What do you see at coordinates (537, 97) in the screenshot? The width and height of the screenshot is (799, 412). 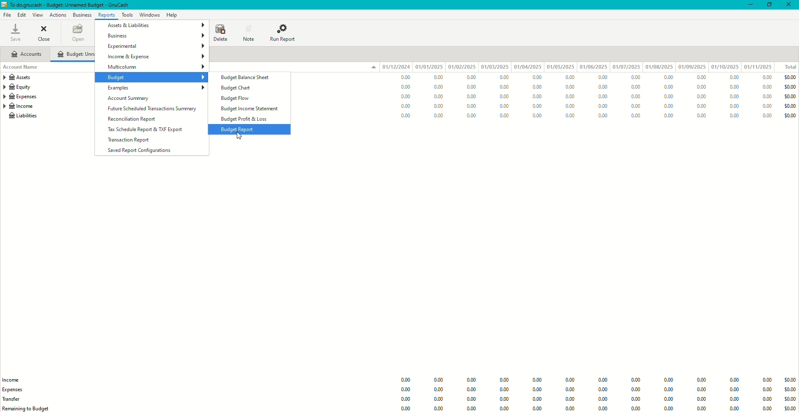 I see `0.00` at bounding box center [537, 97].